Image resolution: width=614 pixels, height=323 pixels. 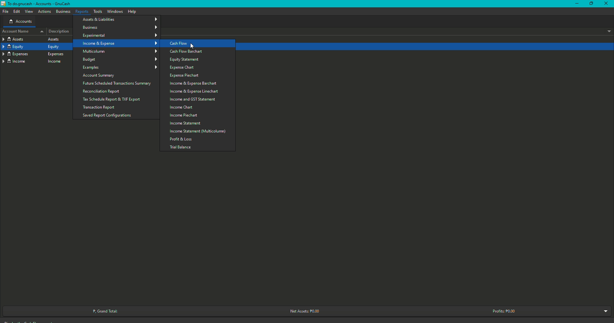 What do you see at coordinates (119, 59) in the screenshot?
I see `Budget` at bounding box center [119, 59].